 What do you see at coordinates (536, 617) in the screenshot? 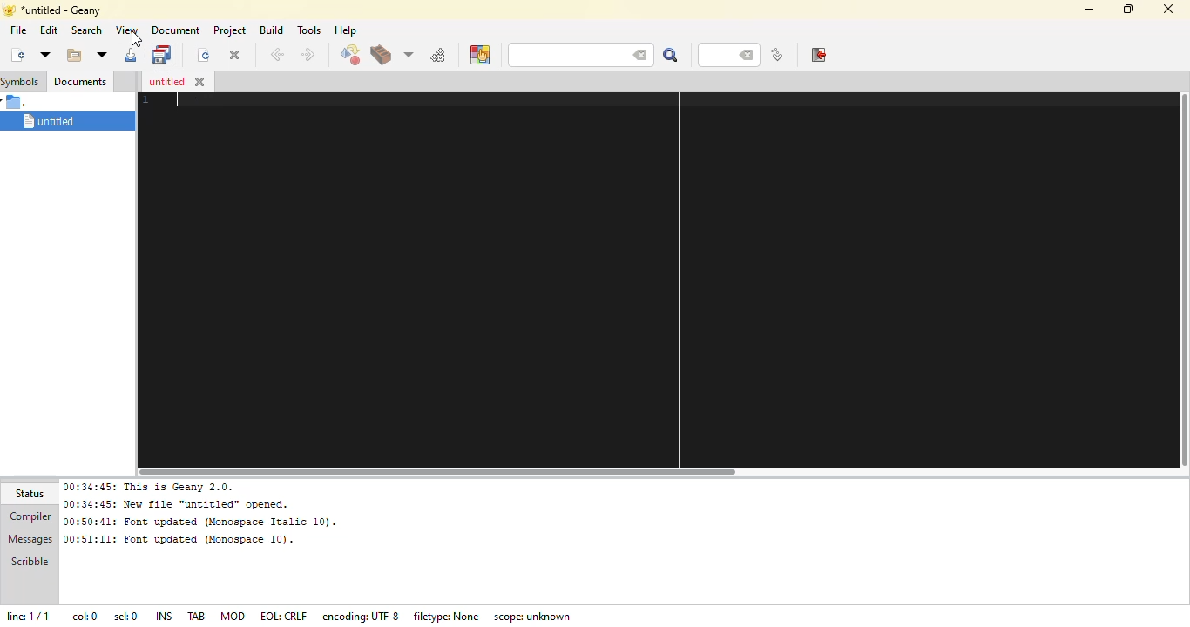
I see `scope: unknown` at bounding box center [536, 617].